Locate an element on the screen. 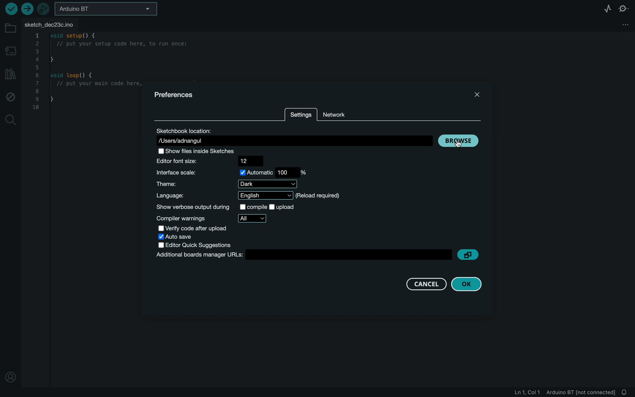  board selector is located at coordinates (106, 10).